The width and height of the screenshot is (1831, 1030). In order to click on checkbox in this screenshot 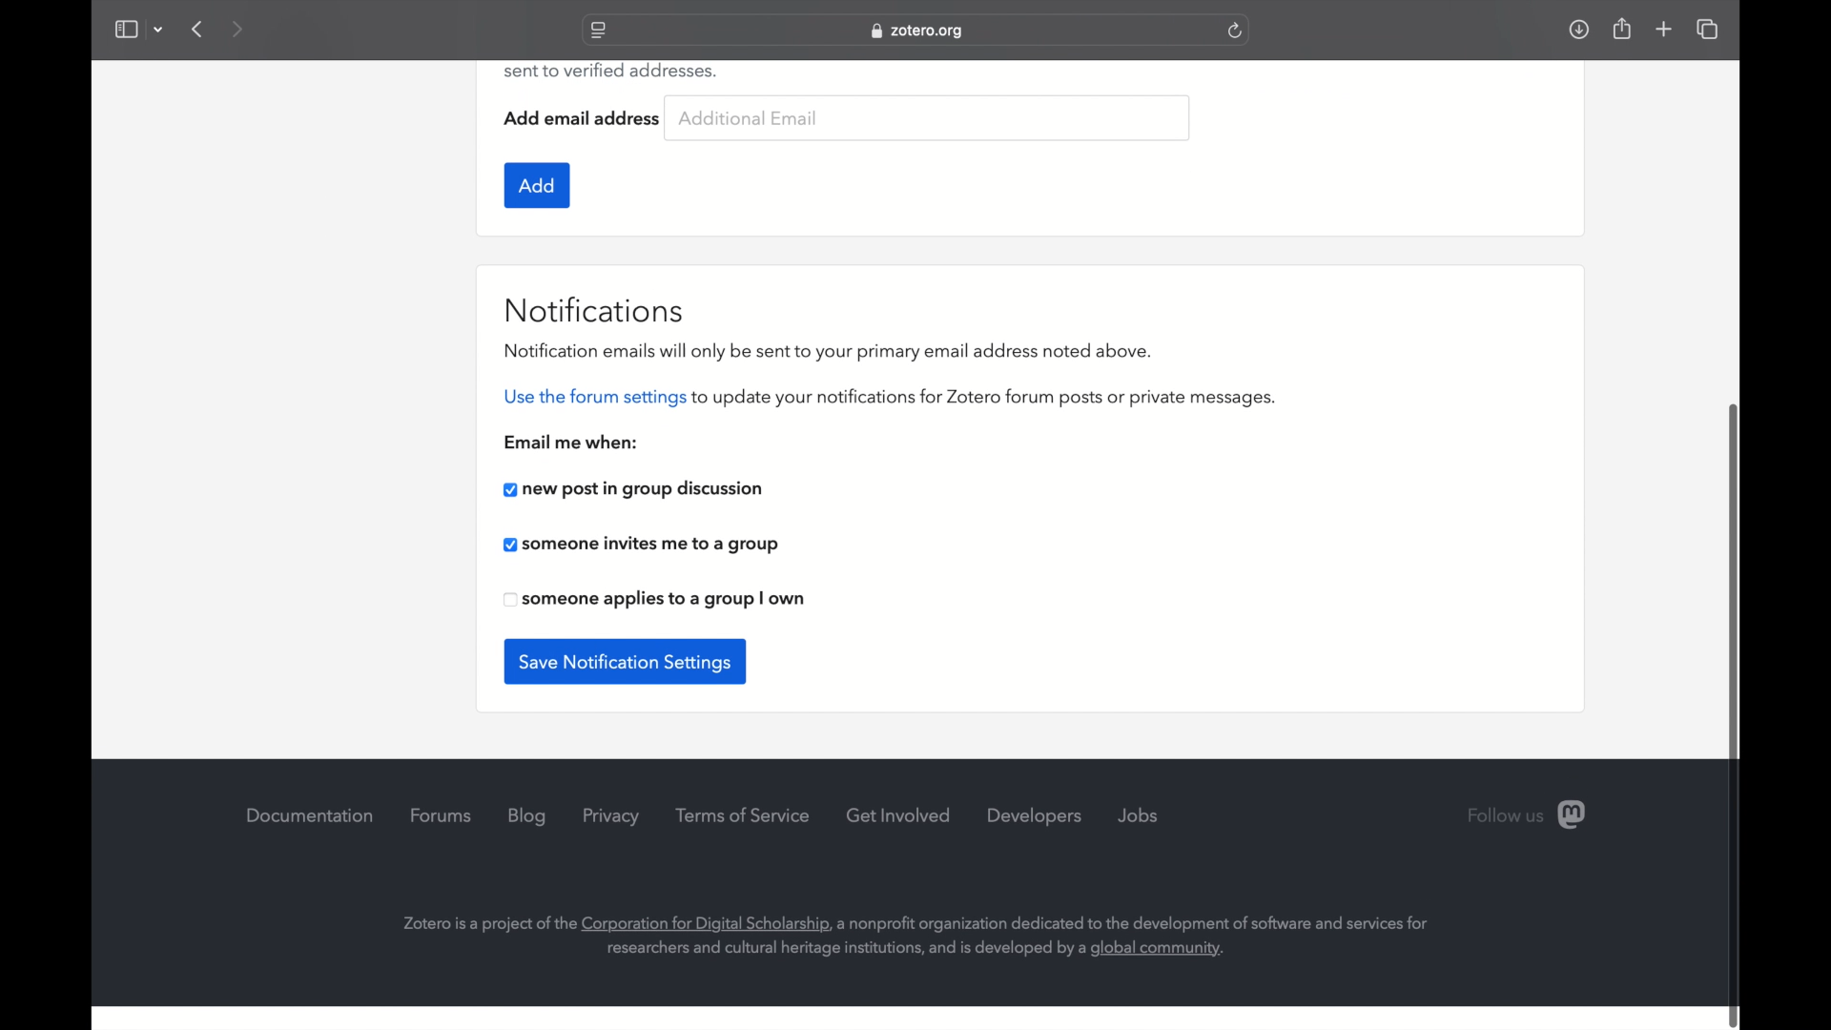, I will do `click(642, 545)`.